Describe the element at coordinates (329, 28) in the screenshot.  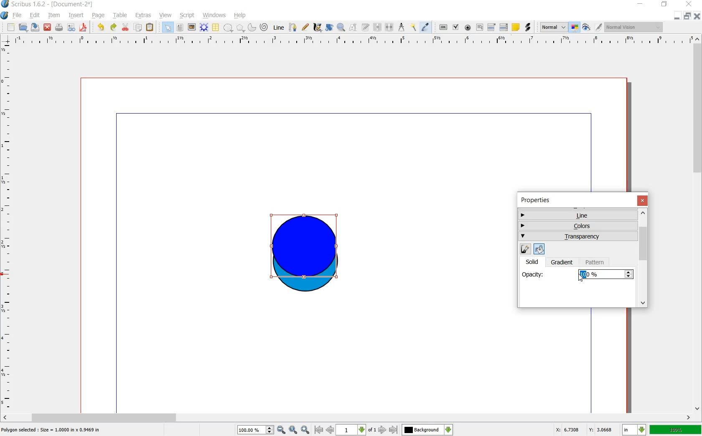
I see `rotate item` at that location.